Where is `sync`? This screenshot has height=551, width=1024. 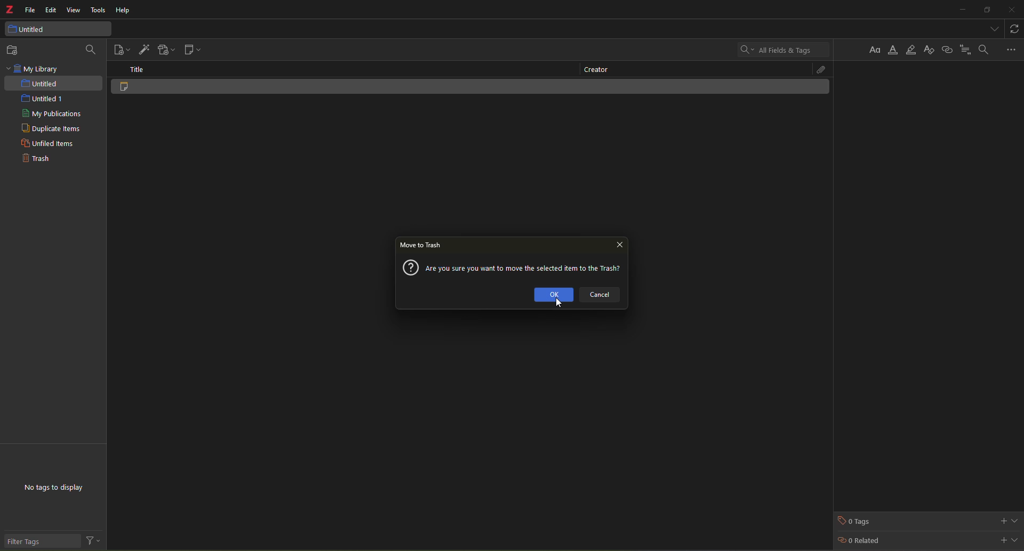 sync is located at coordinates (1016, 28).